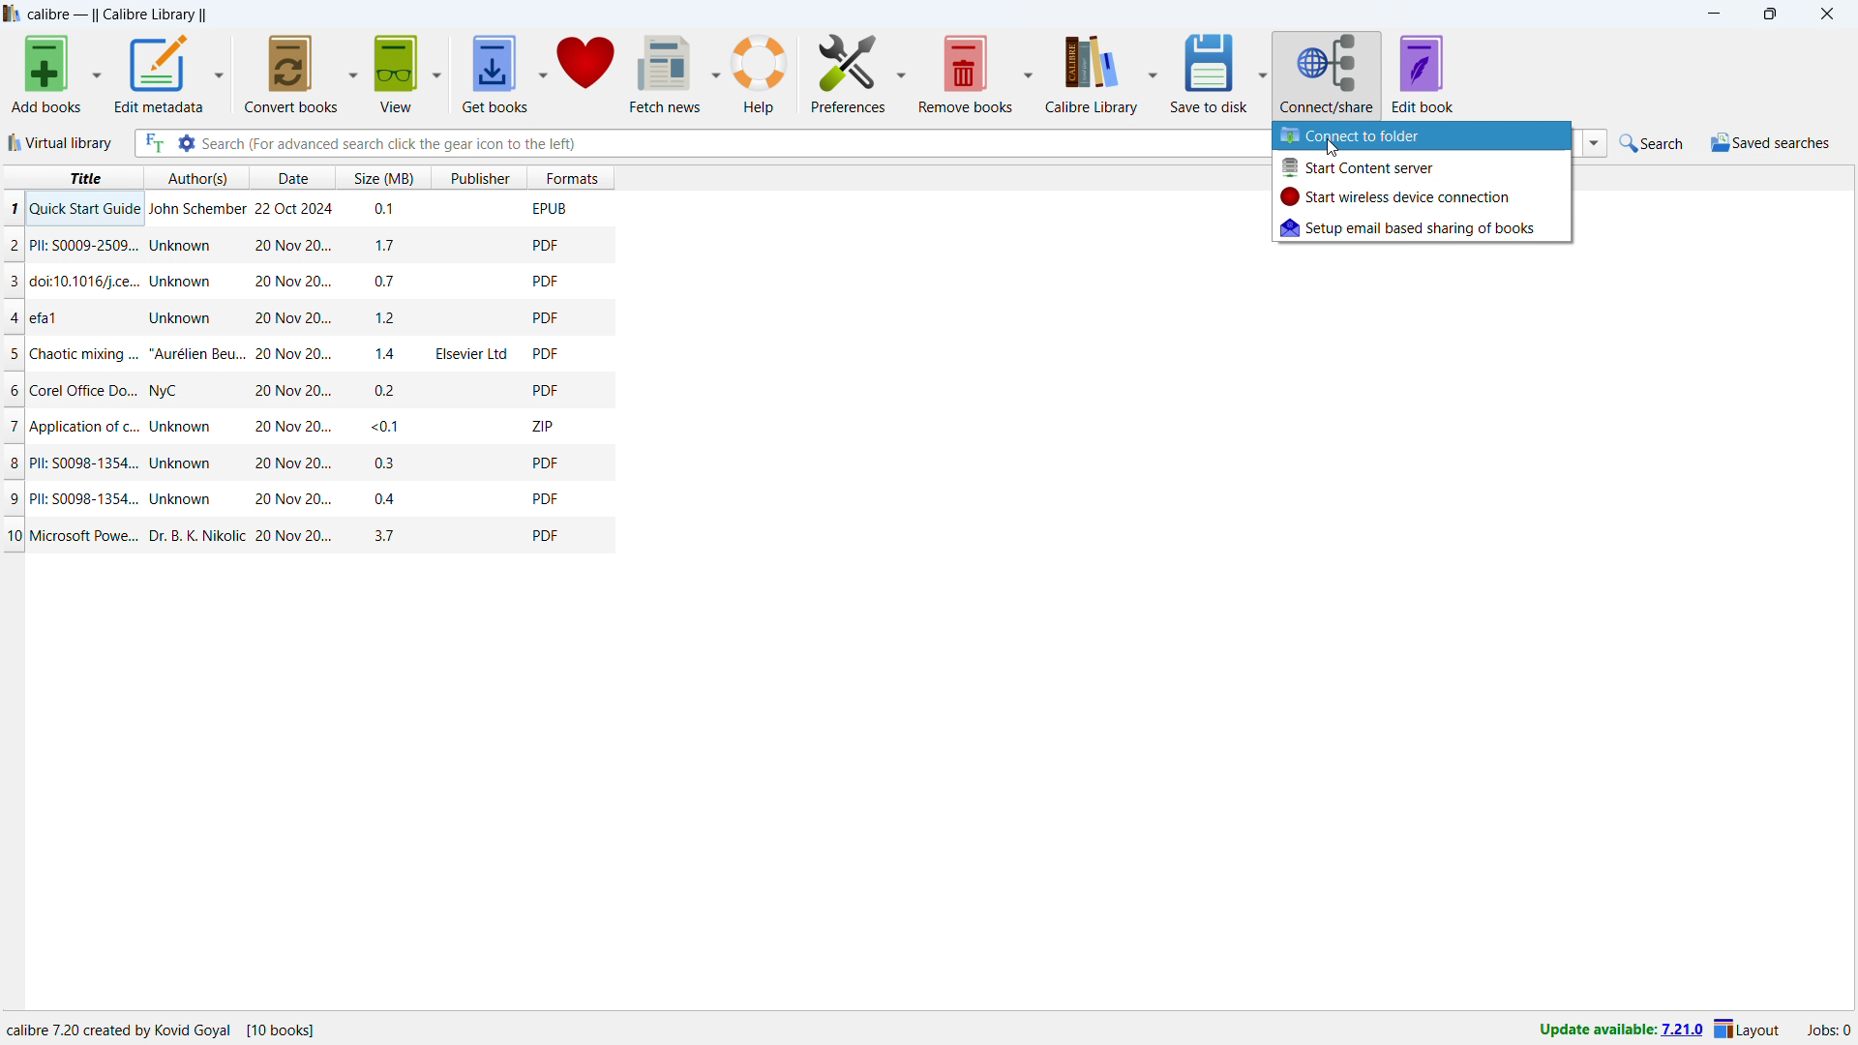 This screenshot has height=1045, width=1858. Describe the element at coordinates (305, 354) in the screenshot. I see `one book entry` at that location.